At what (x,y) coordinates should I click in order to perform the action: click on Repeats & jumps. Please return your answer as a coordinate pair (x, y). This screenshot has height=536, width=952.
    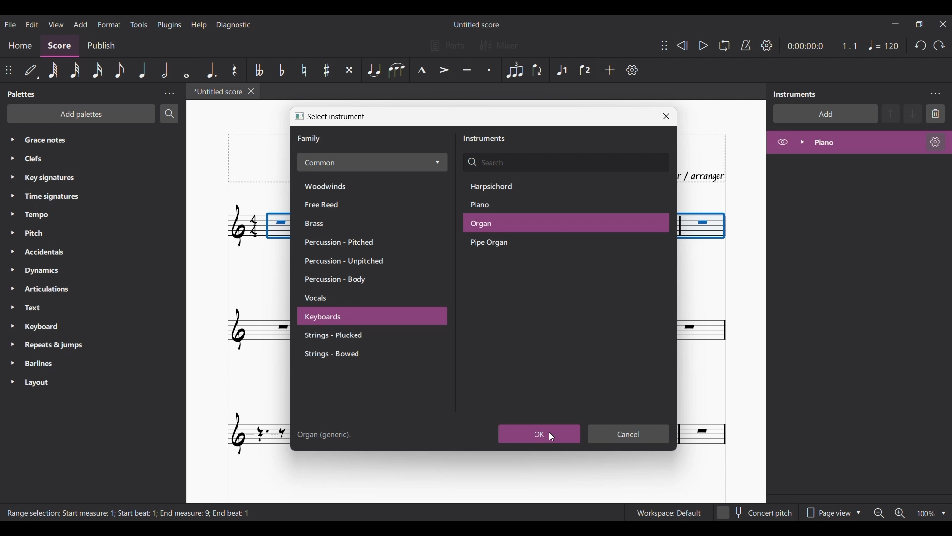
    Looking at the image, I should click on (59, 345).